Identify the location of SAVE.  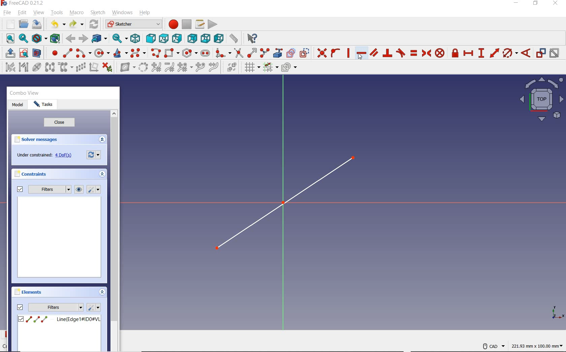
(38, 25).